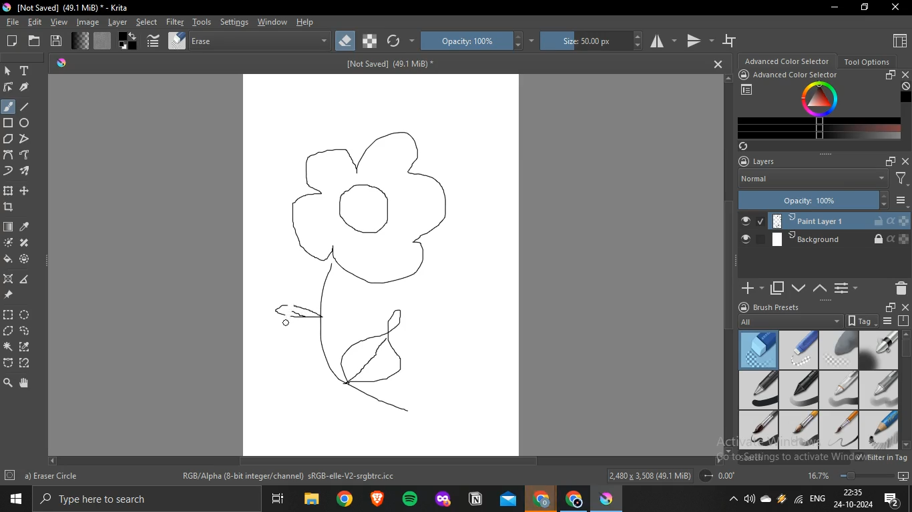 The height and width of the screenshot is (512, 912). I want to click on Minimize, so click(836, 8).